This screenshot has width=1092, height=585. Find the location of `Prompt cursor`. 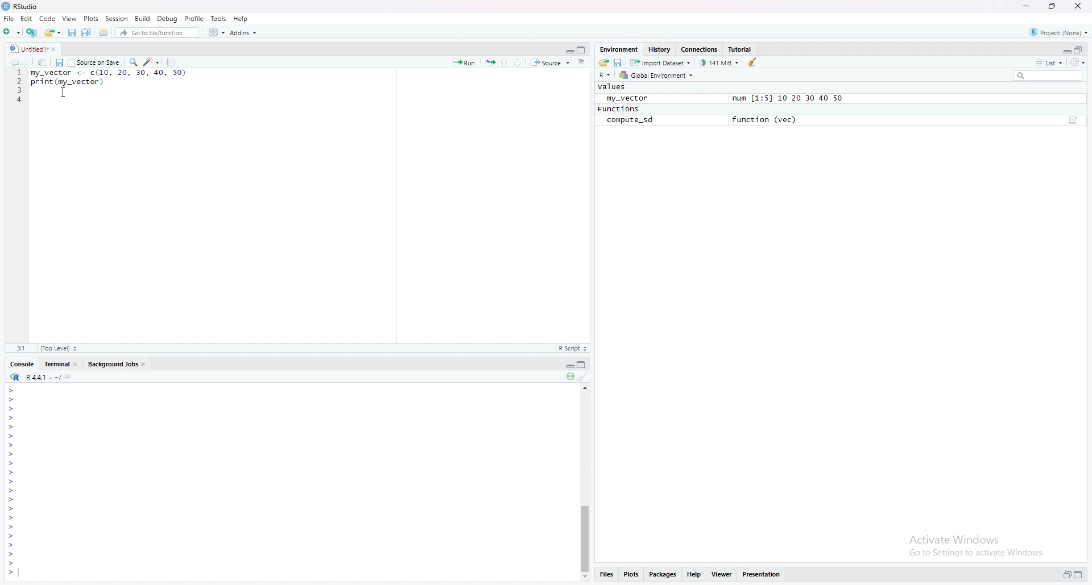

Prompt cursor is located at coordinates (10, 463).